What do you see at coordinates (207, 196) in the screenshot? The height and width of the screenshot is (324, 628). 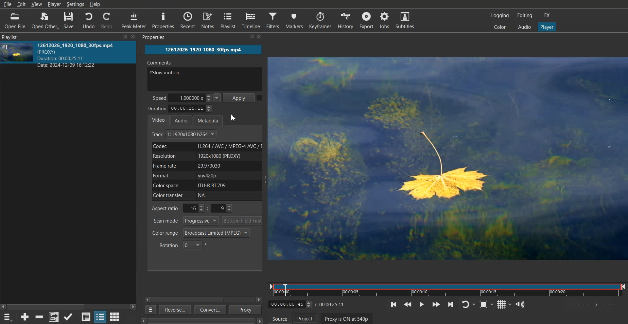 I see `Color Transfer` at bounding box center [207, 196].